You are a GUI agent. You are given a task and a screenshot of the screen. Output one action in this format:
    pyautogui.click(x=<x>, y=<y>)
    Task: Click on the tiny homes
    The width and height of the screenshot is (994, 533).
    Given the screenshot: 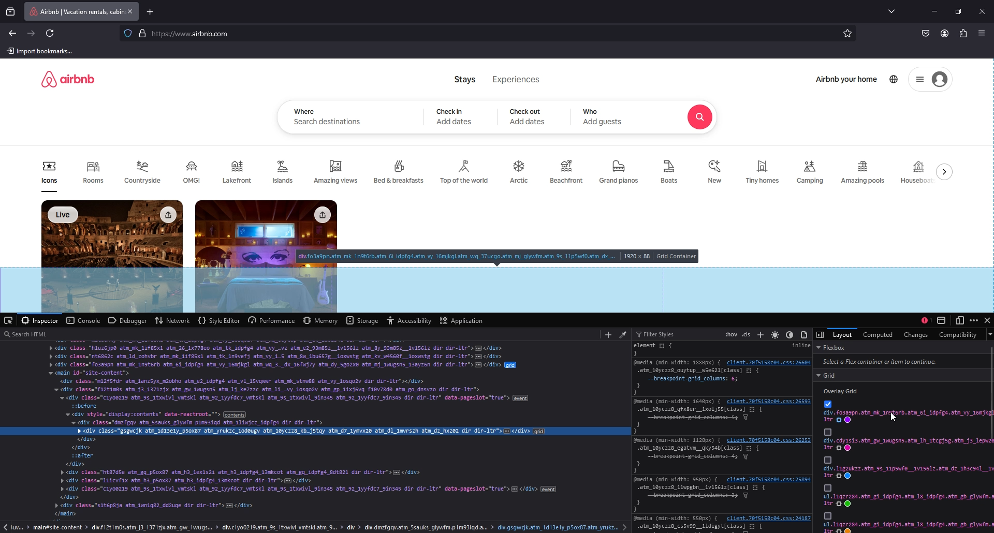 What is the action you would take?
    pyautogui.click(x=763, y=172)
    